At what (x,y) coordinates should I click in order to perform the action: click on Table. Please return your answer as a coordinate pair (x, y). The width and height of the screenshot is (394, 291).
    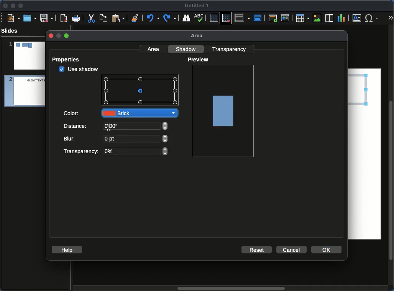
    Looking at the image, I should click on (302, 18).